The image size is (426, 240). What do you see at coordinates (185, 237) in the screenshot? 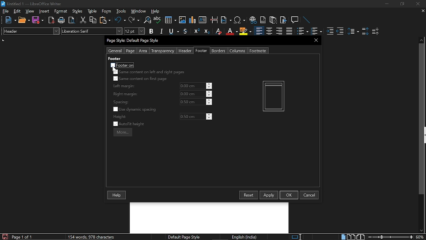
I see `page style Page style` at bounding box center [185, 237].